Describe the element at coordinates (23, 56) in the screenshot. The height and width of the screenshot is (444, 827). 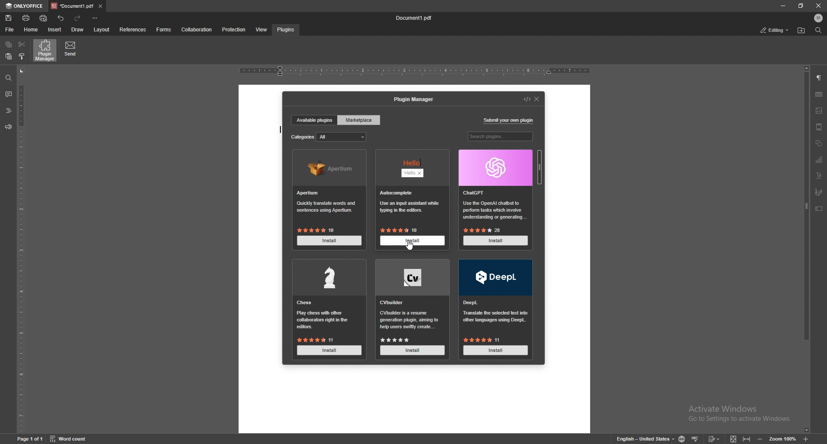
I see `copy style` at that location.